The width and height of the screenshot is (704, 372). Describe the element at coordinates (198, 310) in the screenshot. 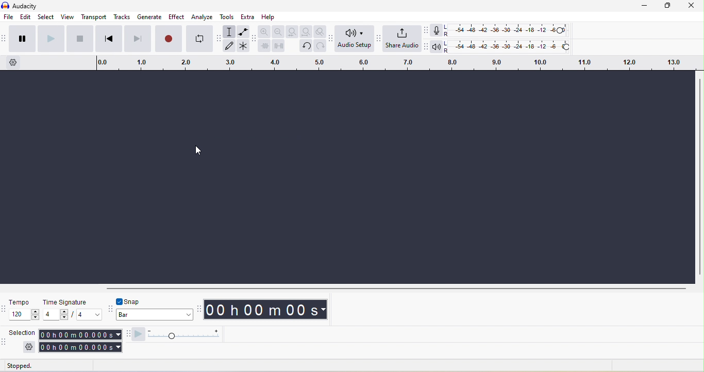

I see `audacity time toolbar` at that location.